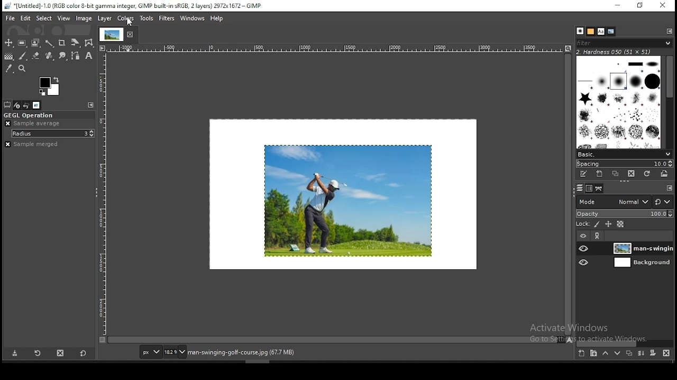 Image resolution: width=677 pixels, height=380 pixels. Describe the element at coordinates (63, 18) in the screenshot. I see `view` at that location.